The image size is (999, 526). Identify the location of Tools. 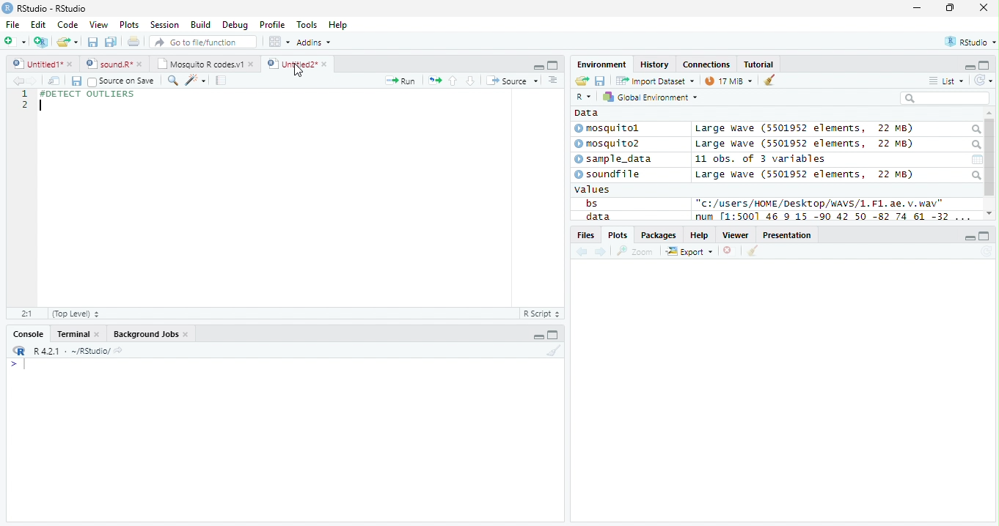
(307, 26).